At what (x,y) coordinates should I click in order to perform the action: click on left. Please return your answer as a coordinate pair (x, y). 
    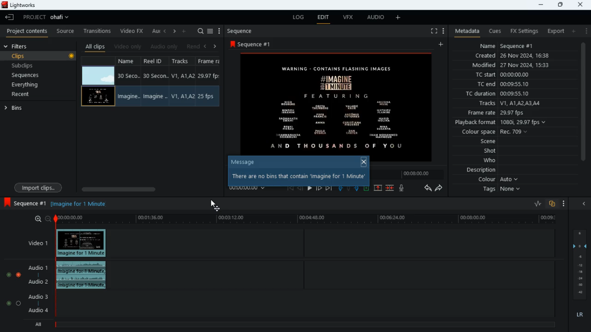
    Looking at the image, I should click on (166, 32).